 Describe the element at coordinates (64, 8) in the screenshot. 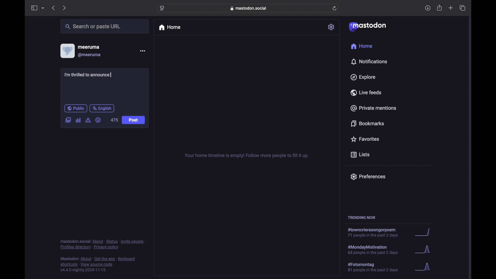

I see `next` at that location.